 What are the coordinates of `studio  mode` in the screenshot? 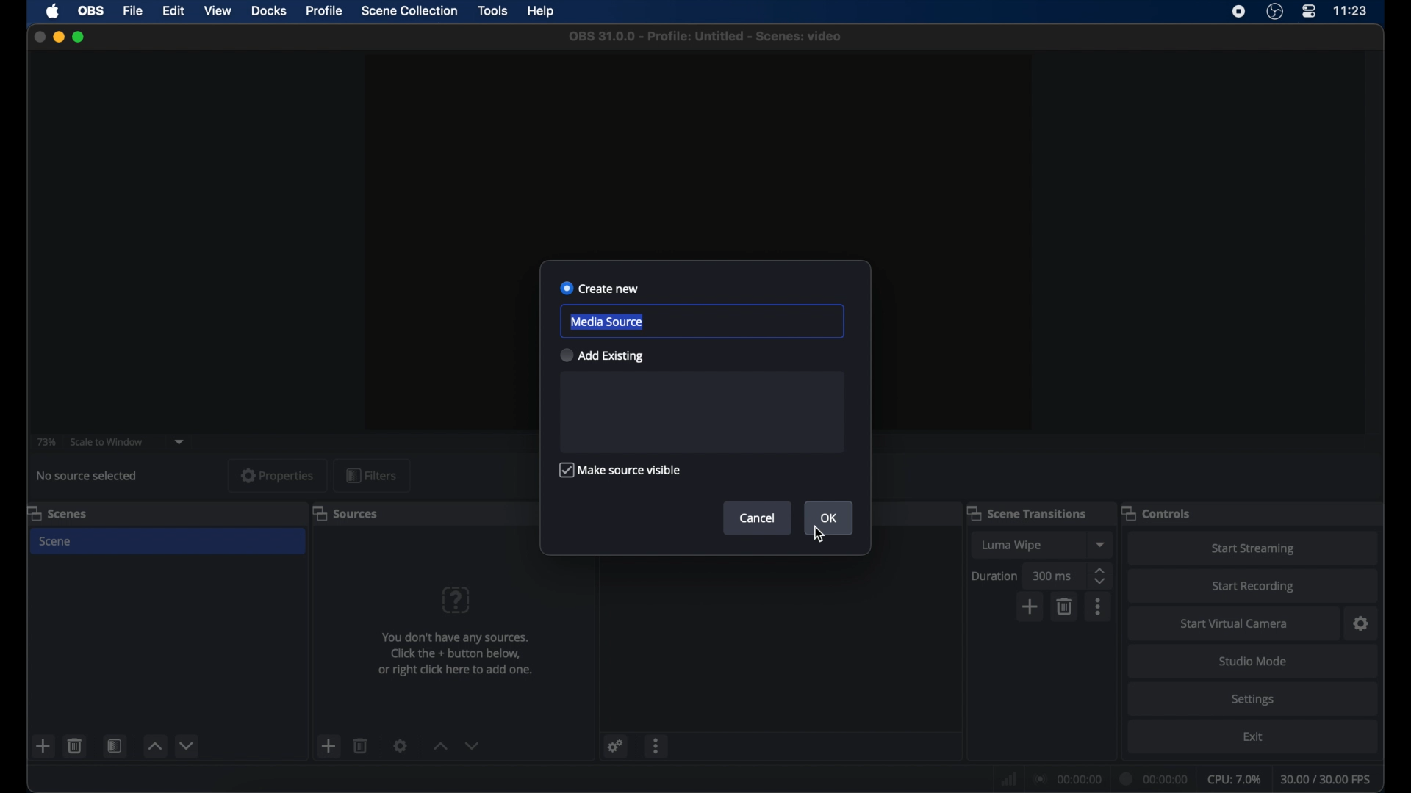 It's located at (1253, 661).